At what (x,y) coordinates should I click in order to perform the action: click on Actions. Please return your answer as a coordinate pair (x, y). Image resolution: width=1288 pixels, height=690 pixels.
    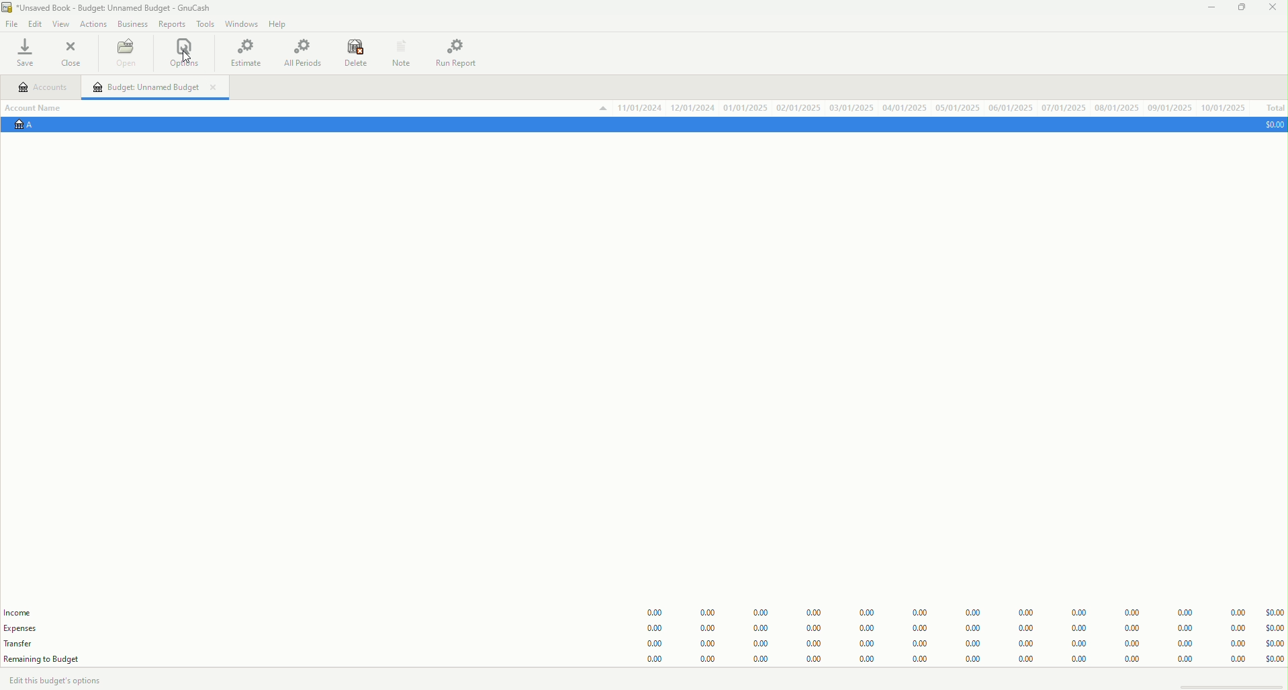
    Looking at the image, I should click on (93, 23).